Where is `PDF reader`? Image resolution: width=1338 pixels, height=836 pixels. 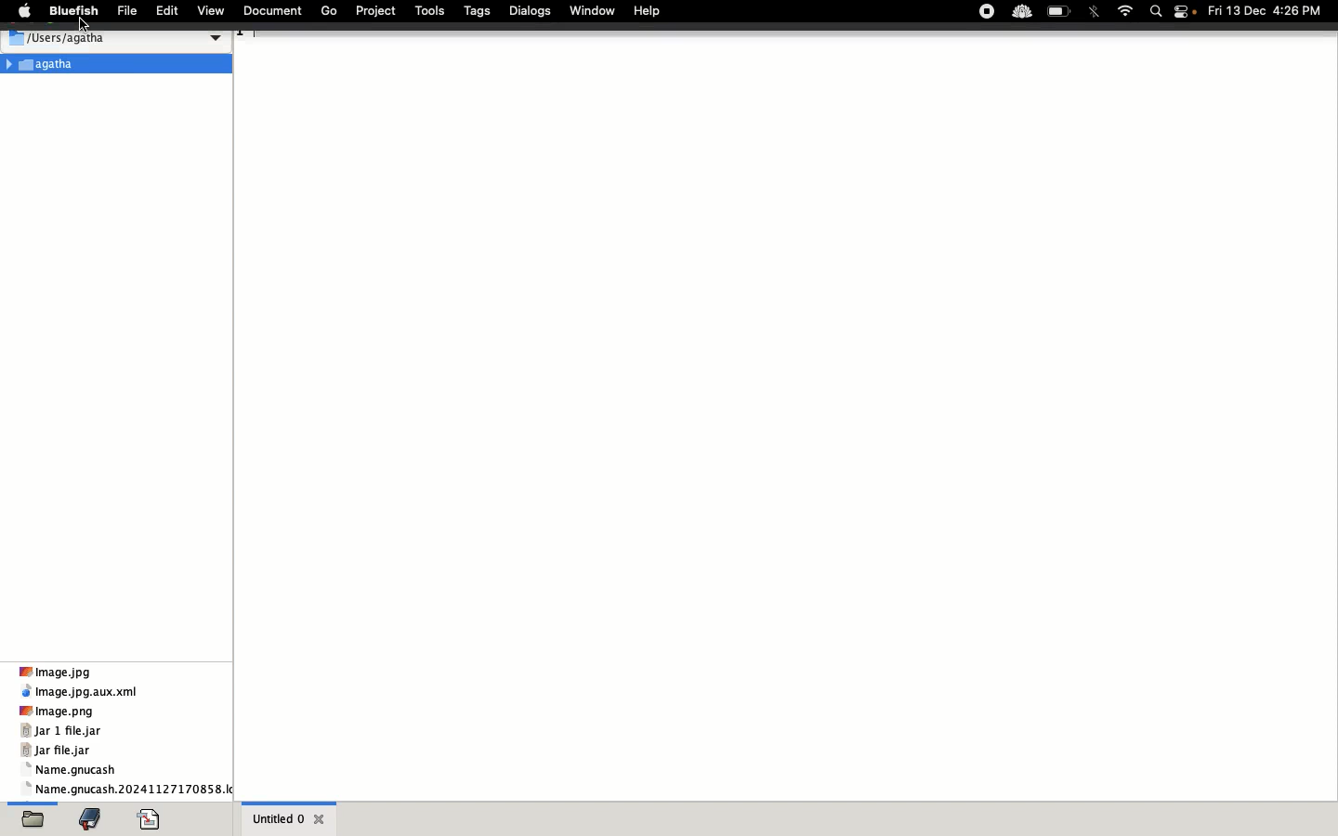 PDF reader is located at coordinates (151, 817).